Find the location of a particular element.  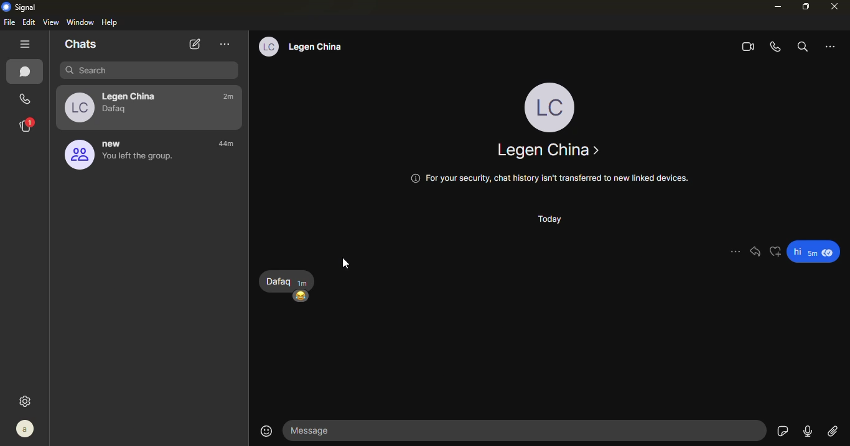

minimize is located at coordinates (776, 7).